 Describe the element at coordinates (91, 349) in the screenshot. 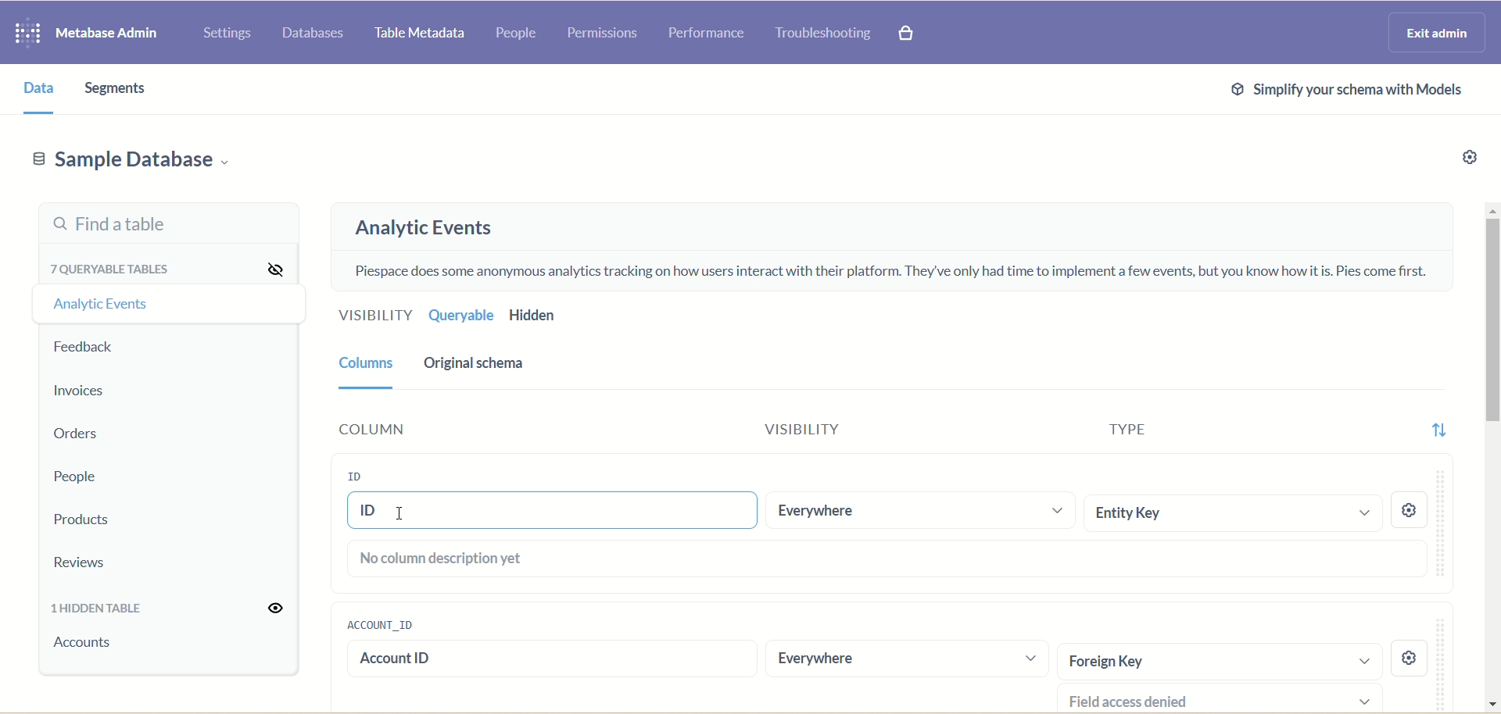

I see `Feedback` at that location.